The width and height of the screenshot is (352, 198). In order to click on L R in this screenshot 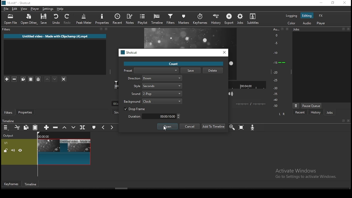, I will do `click(283, 114)`.